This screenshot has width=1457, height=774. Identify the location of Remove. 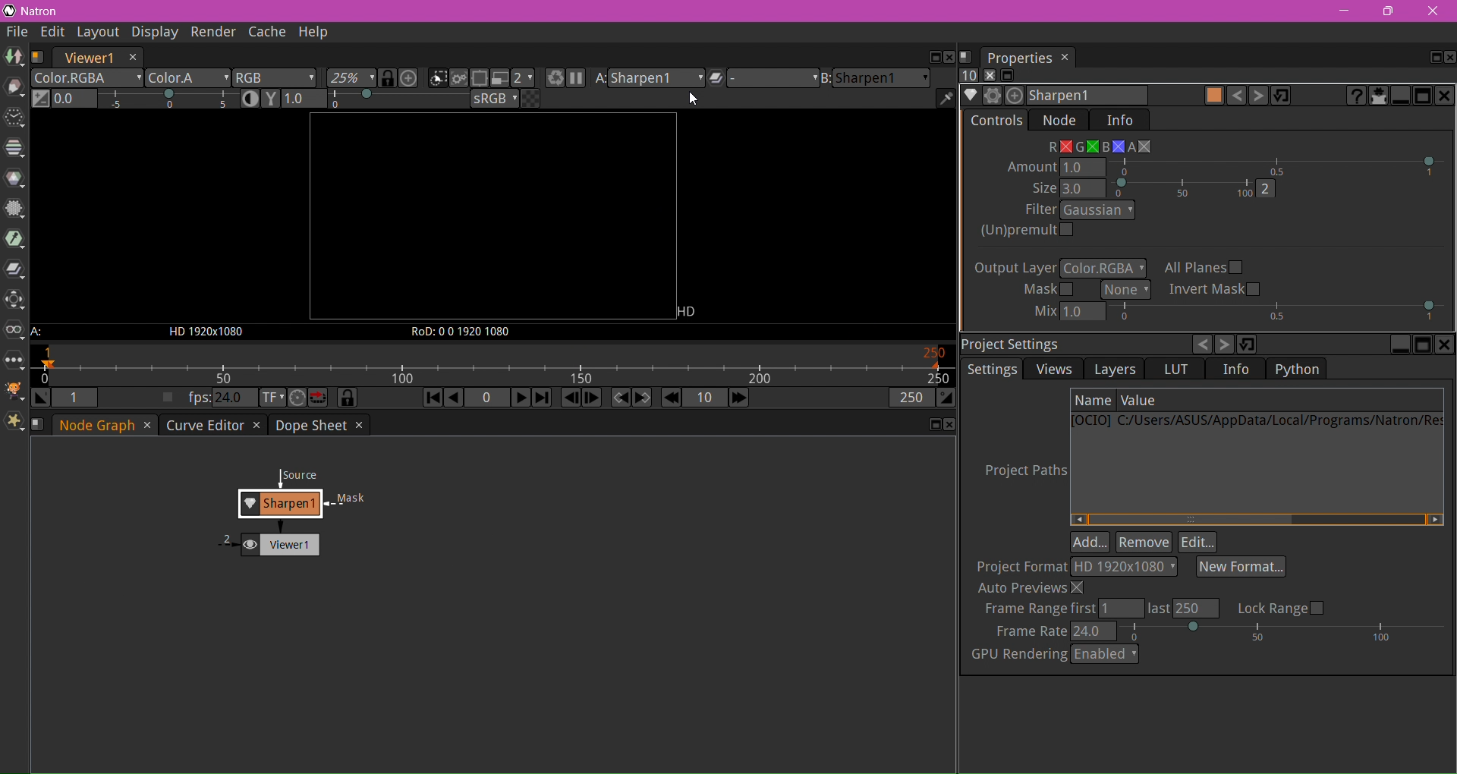
(1144, 542).